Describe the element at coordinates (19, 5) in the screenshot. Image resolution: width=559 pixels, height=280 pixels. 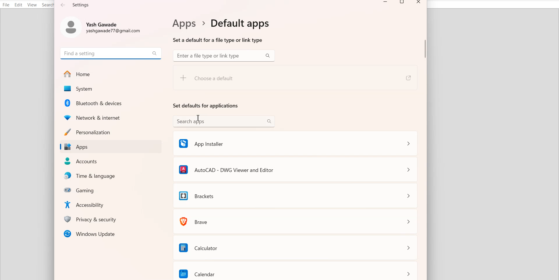
I see `Edit` at that location.